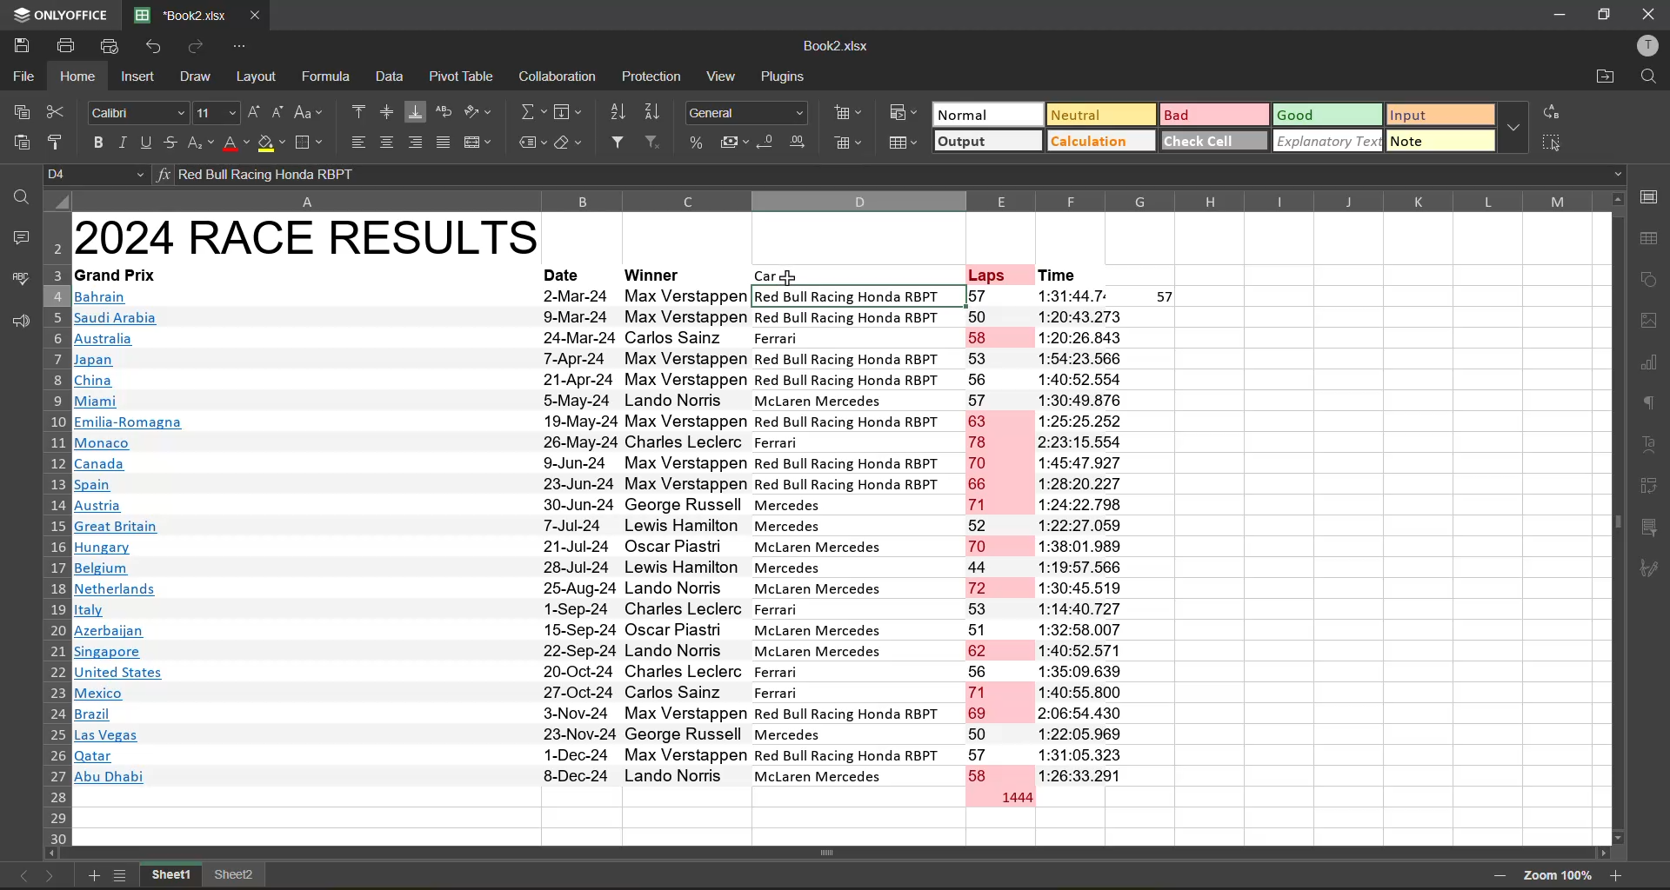 This screenshot has height=890, width=1670. I want to click on output, so click(985, 141).